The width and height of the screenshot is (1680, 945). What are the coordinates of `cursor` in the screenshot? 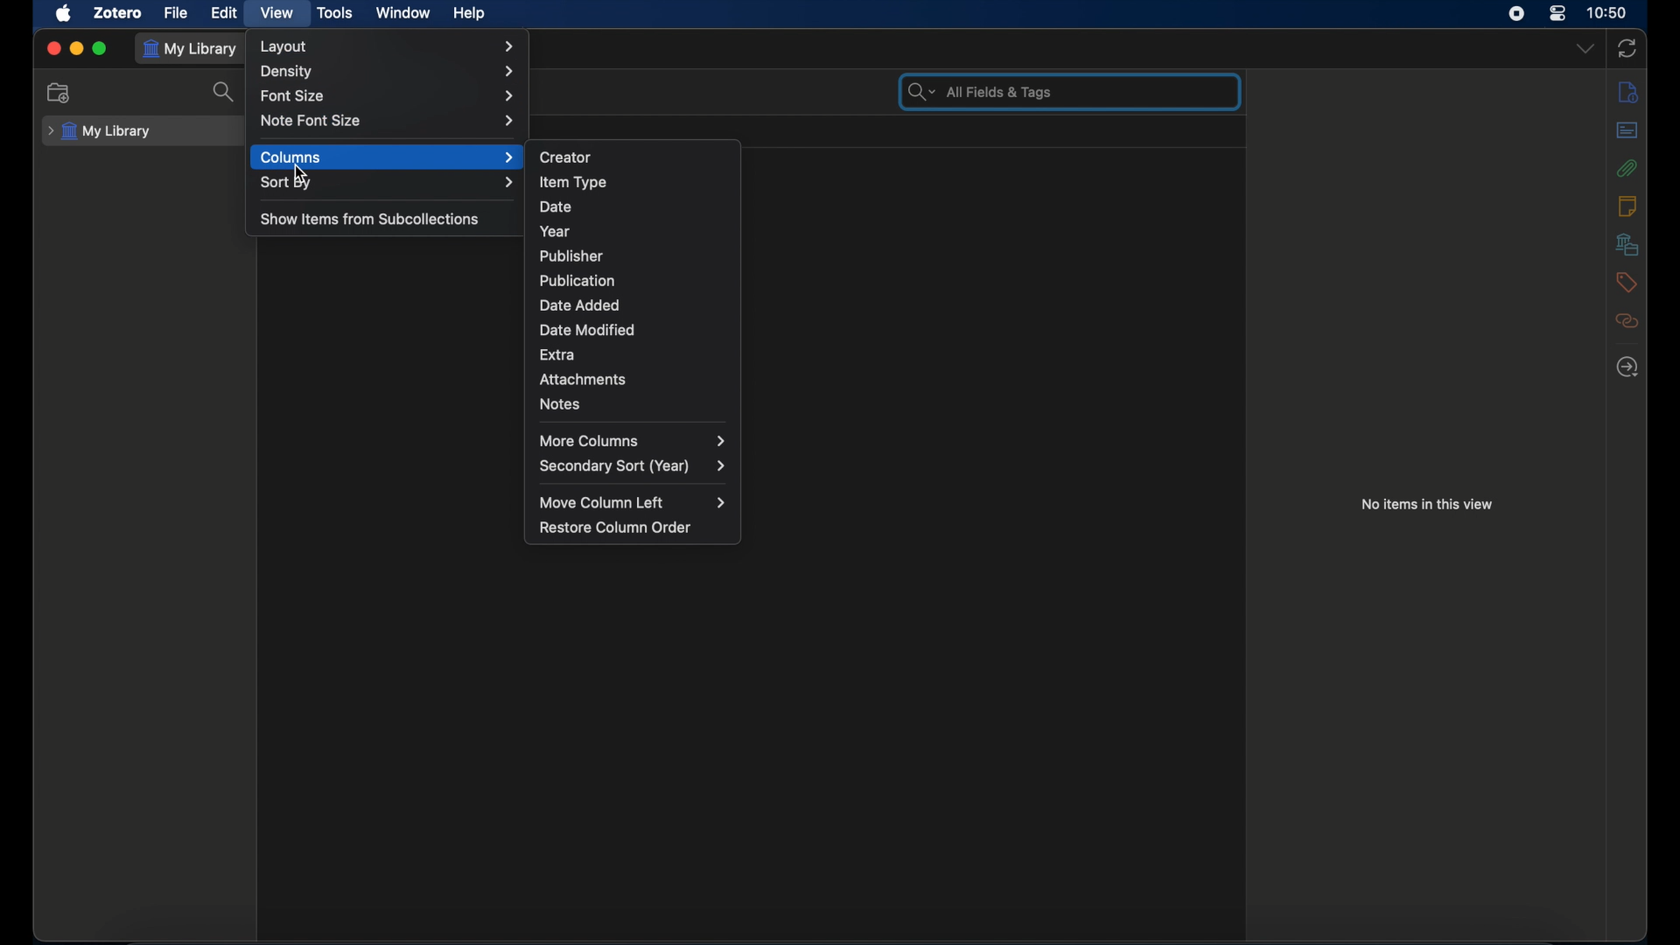 It's located at (301, 171).